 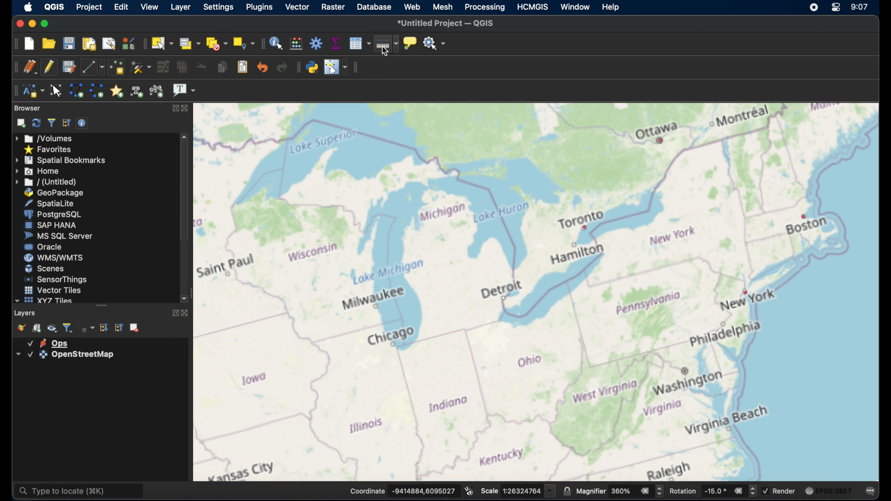 What do you see at coordinates (517, 490) in the screenshot?
I see `scale` at bounding box center [517, 490].